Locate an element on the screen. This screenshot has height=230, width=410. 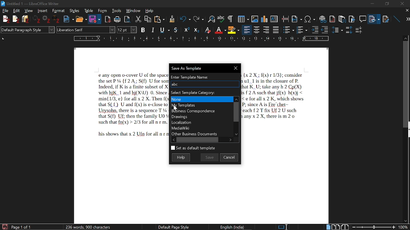
Copy is located at coordinates (148, 19).